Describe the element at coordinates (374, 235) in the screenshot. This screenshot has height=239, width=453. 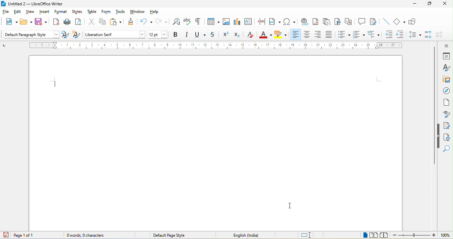
I see `multiple view` at that location.